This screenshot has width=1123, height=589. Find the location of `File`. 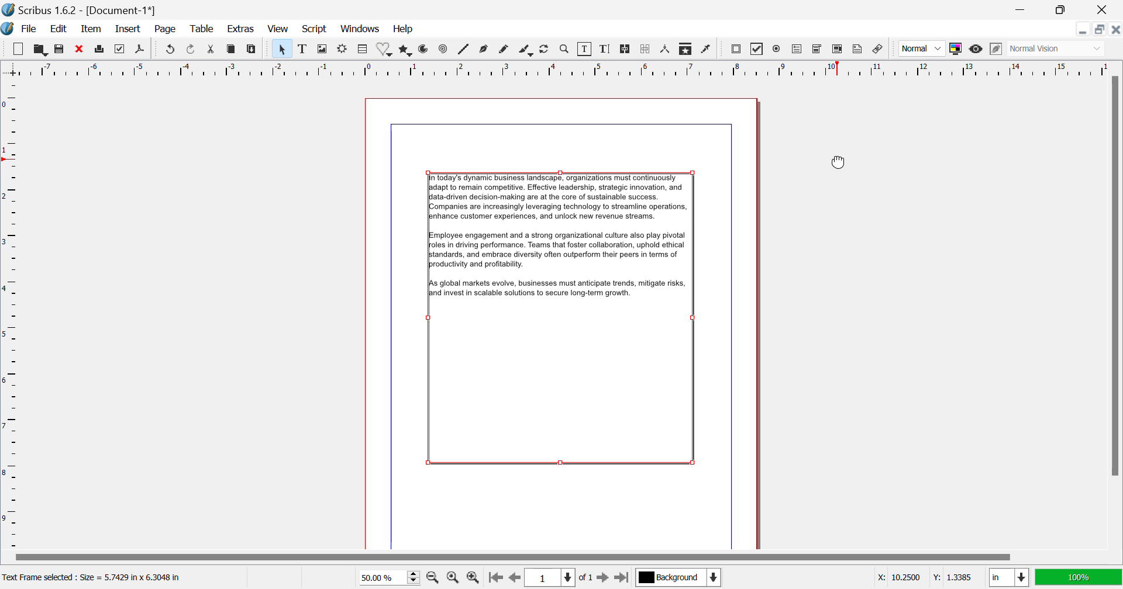

File is located at coordinates (28, 29).